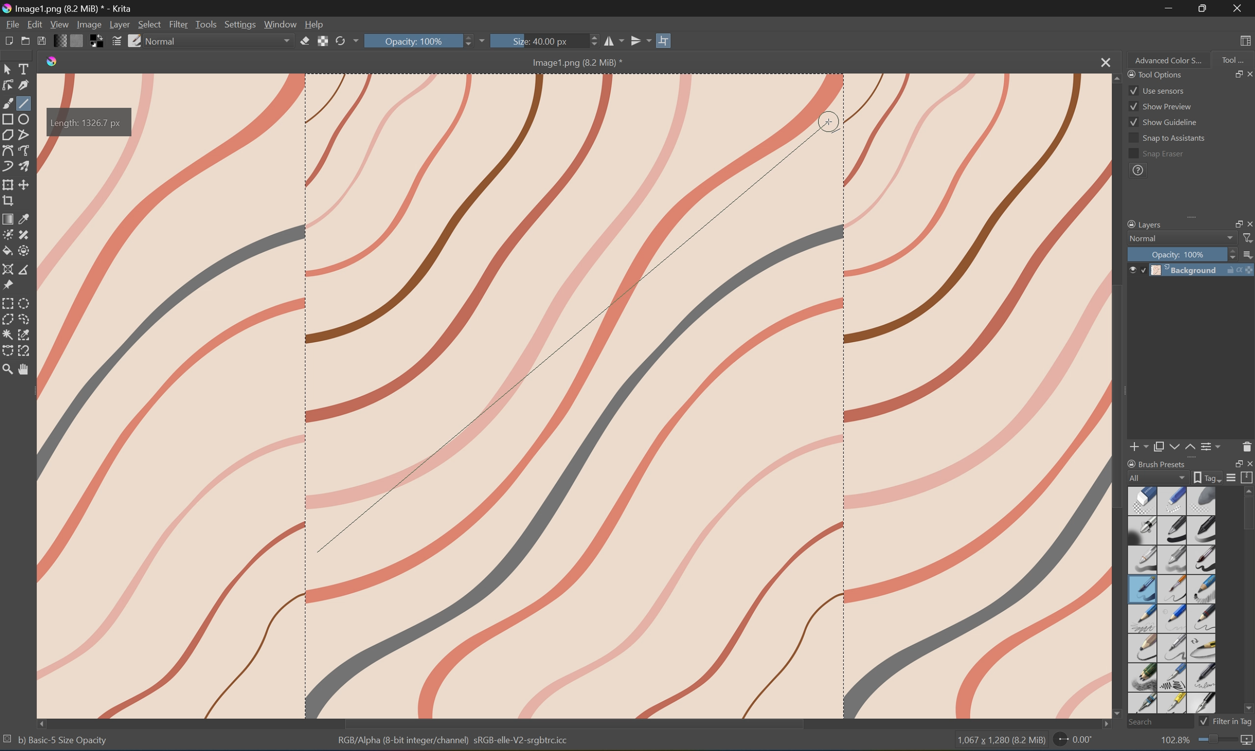 This screenshot has width=1255, height=751. What do you see at coordinates (1159, 446) in the screenshot?
I see `Duplicate layer or mask ` at bounding box center [1159, 446].